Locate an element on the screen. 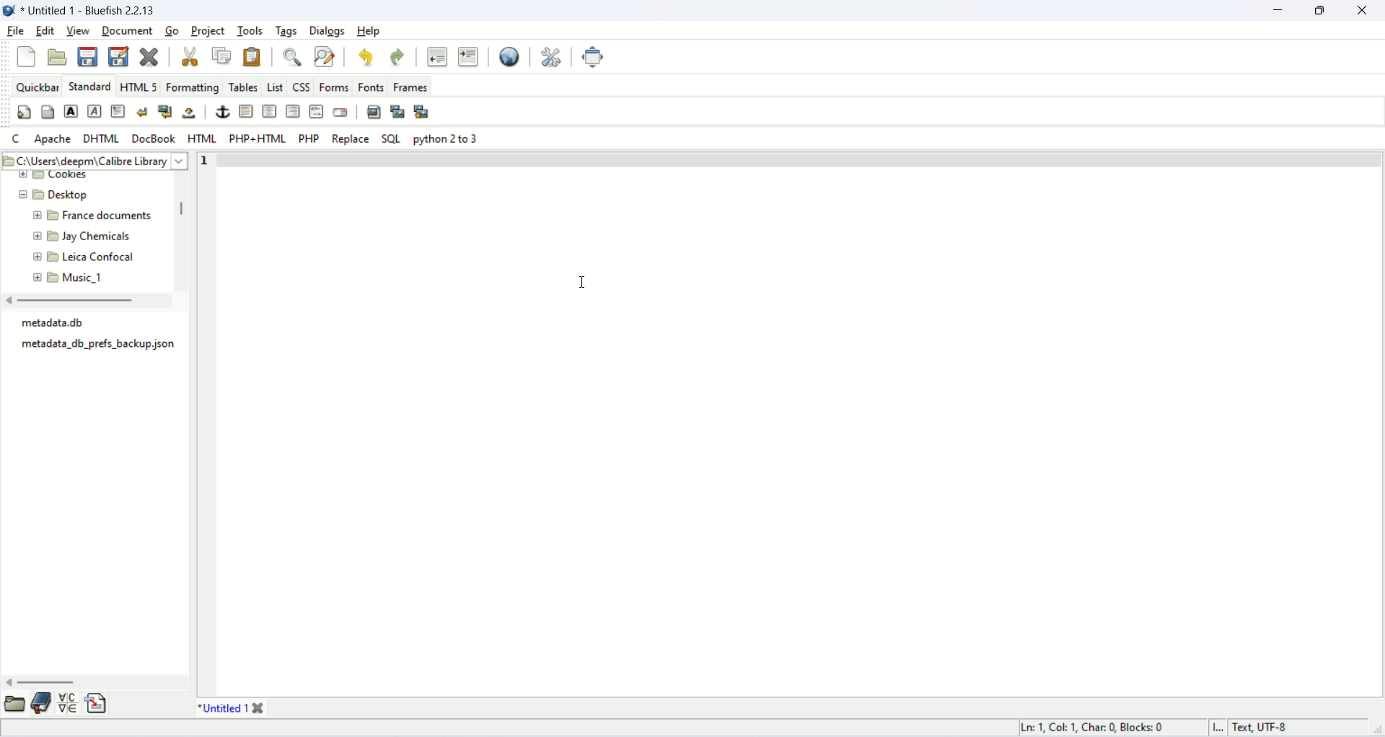  folder name is located at coordinates (48, 195).